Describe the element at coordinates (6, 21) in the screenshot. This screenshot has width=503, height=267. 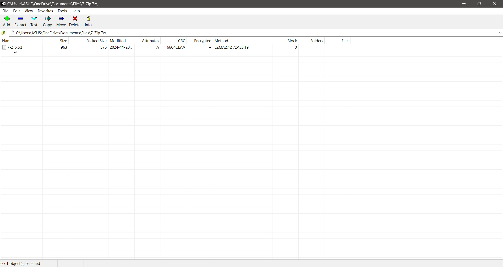
I see `Add` at that location.